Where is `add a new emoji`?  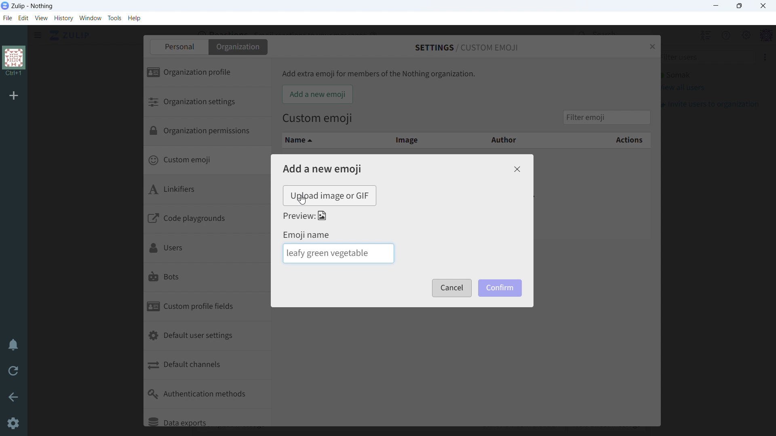
add a new emoji is located at coordinates (317, 94).